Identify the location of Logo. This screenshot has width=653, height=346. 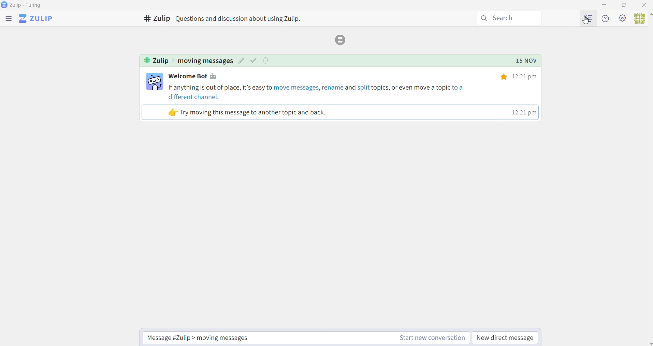
(339, 40).